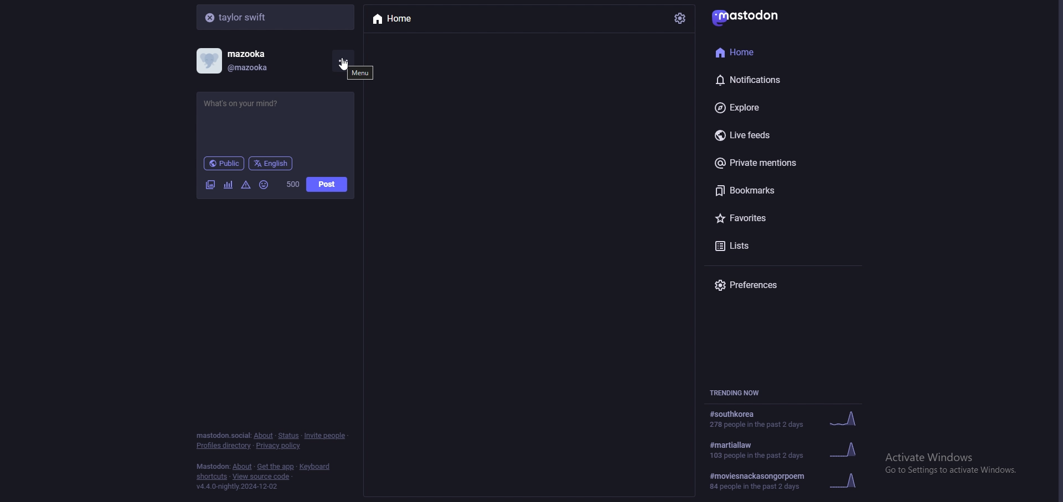 The width and height of the screenshot is (1063, 502). I want to click on word limit, so click(292, 185).